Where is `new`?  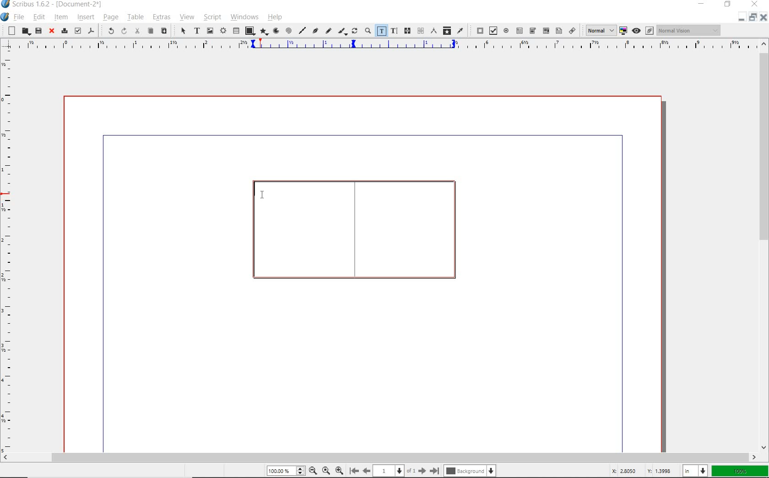 new is located at coordinates (10, 31).